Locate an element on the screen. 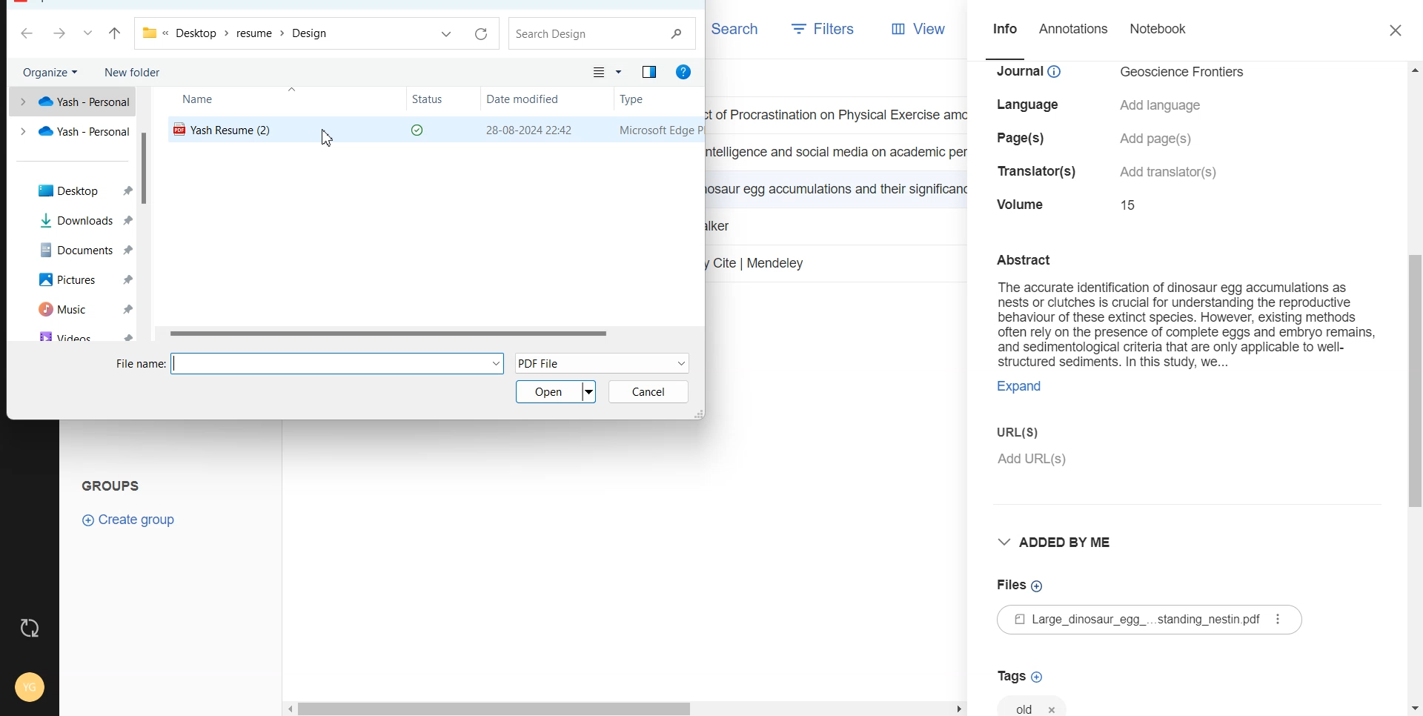 This screenshot has width=1423, height=716. Vertical scroll bar is located at coordinates (1414, 387).